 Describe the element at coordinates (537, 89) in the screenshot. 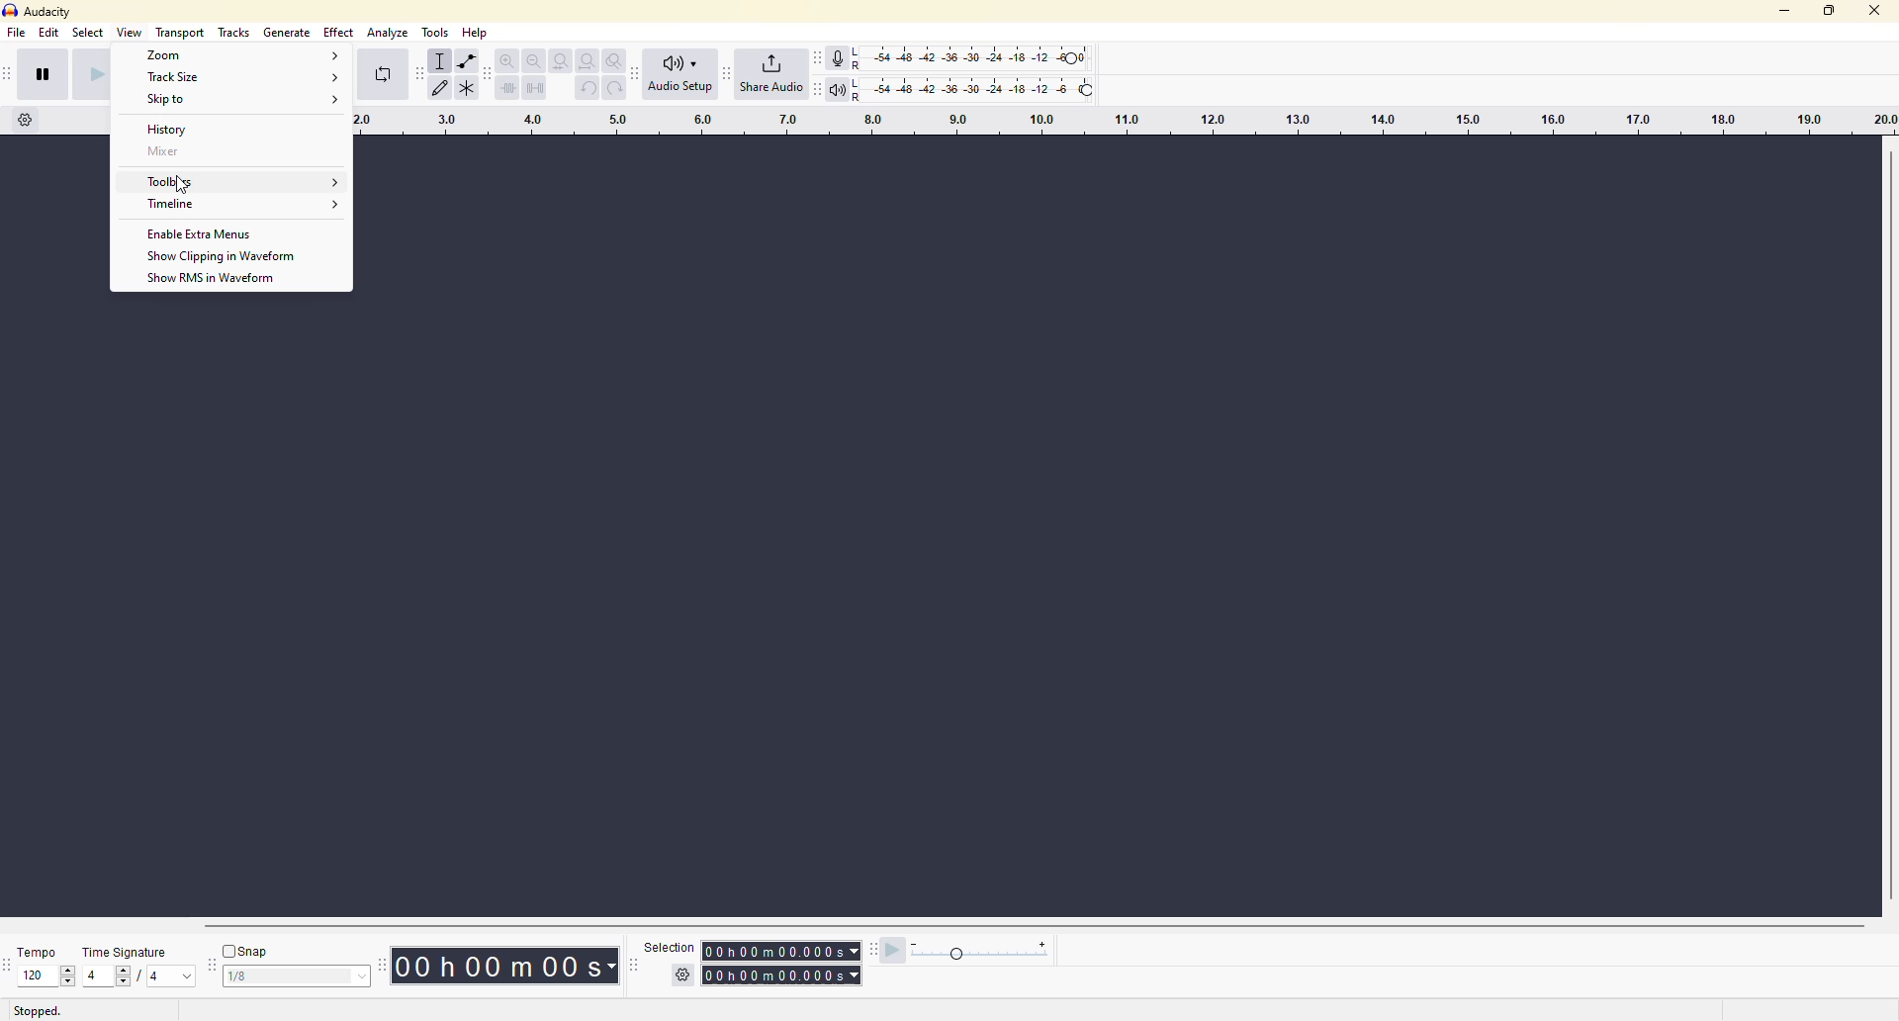

I see `silence audio selection` at that location.